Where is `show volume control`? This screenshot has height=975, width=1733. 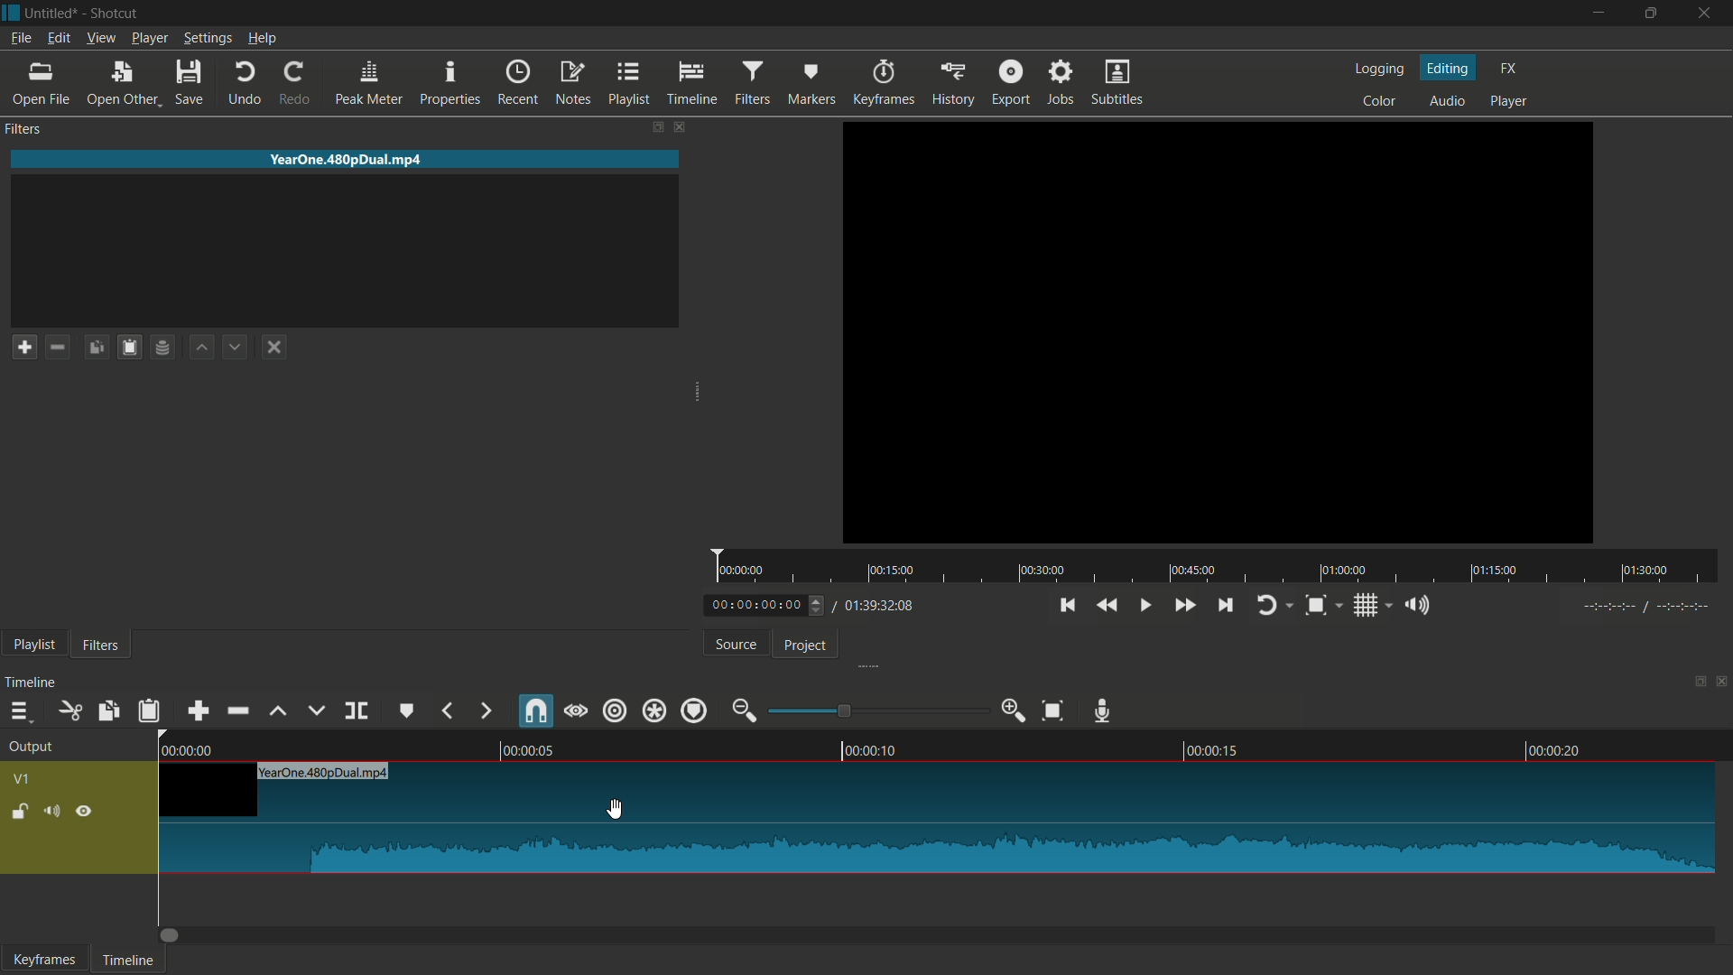 show volume control is located at coordinates (1421, 606).